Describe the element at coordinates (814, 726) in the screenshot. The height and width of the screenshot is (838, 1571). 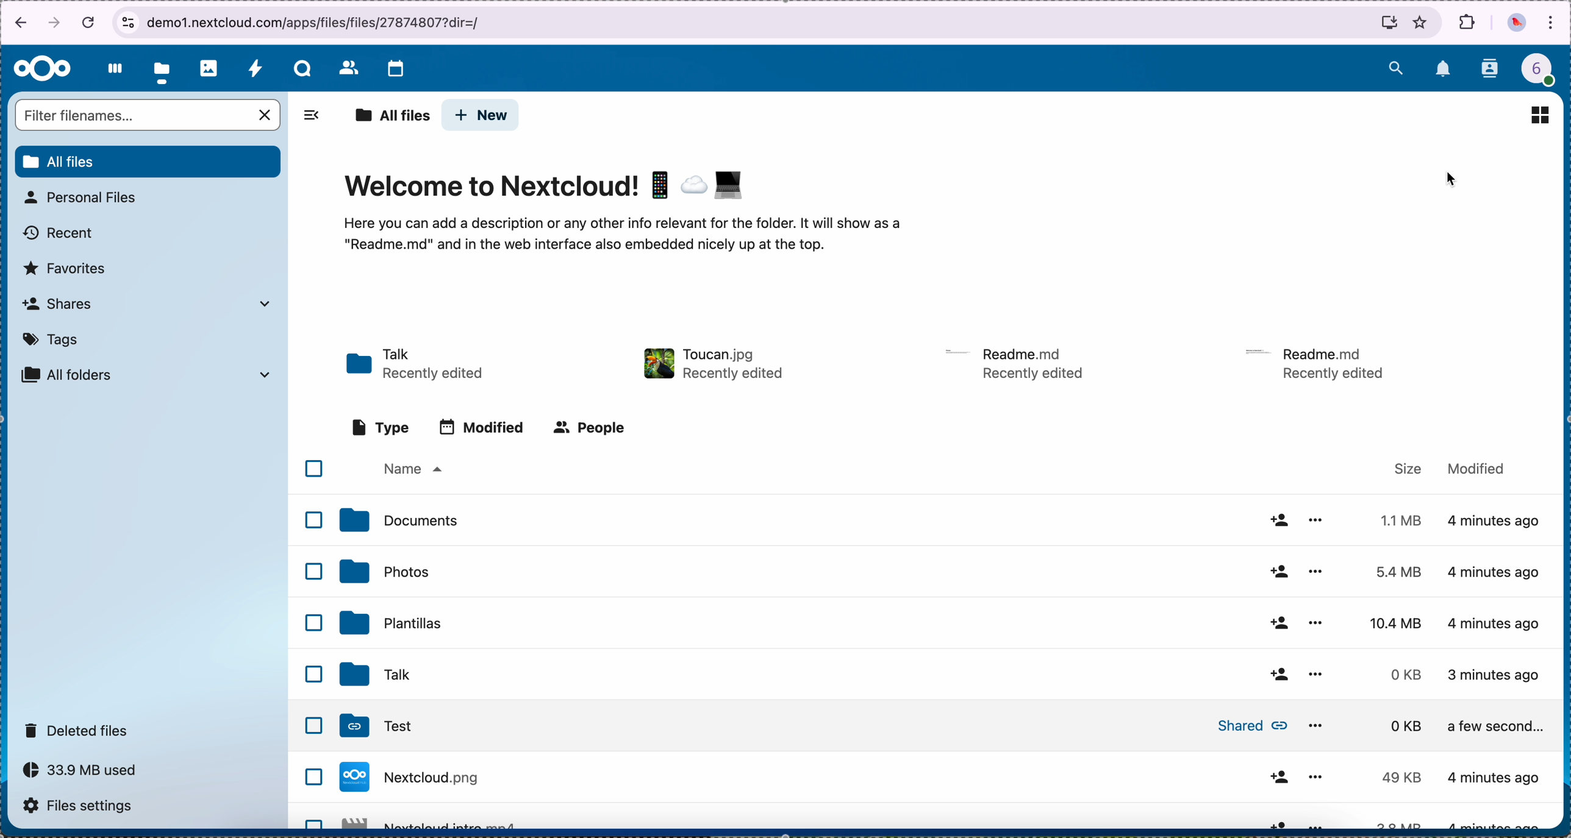
I see `folder shared` at that location.